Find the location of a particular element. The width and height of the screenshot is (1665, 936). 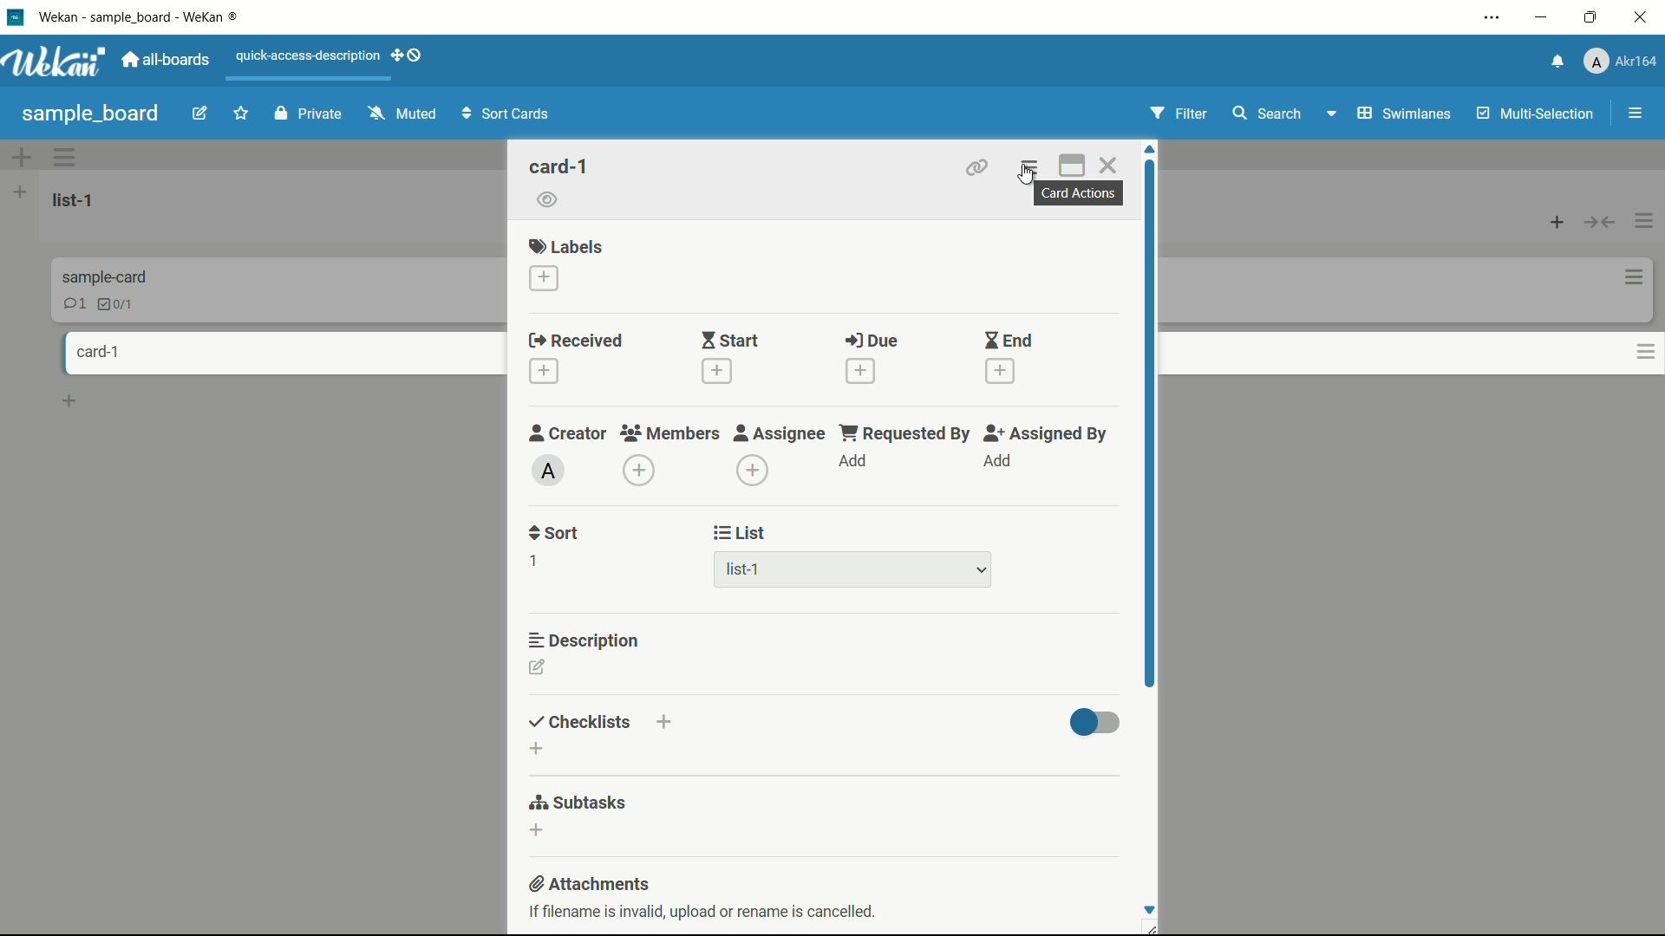

notifications is located at coordinates (1558, 61).